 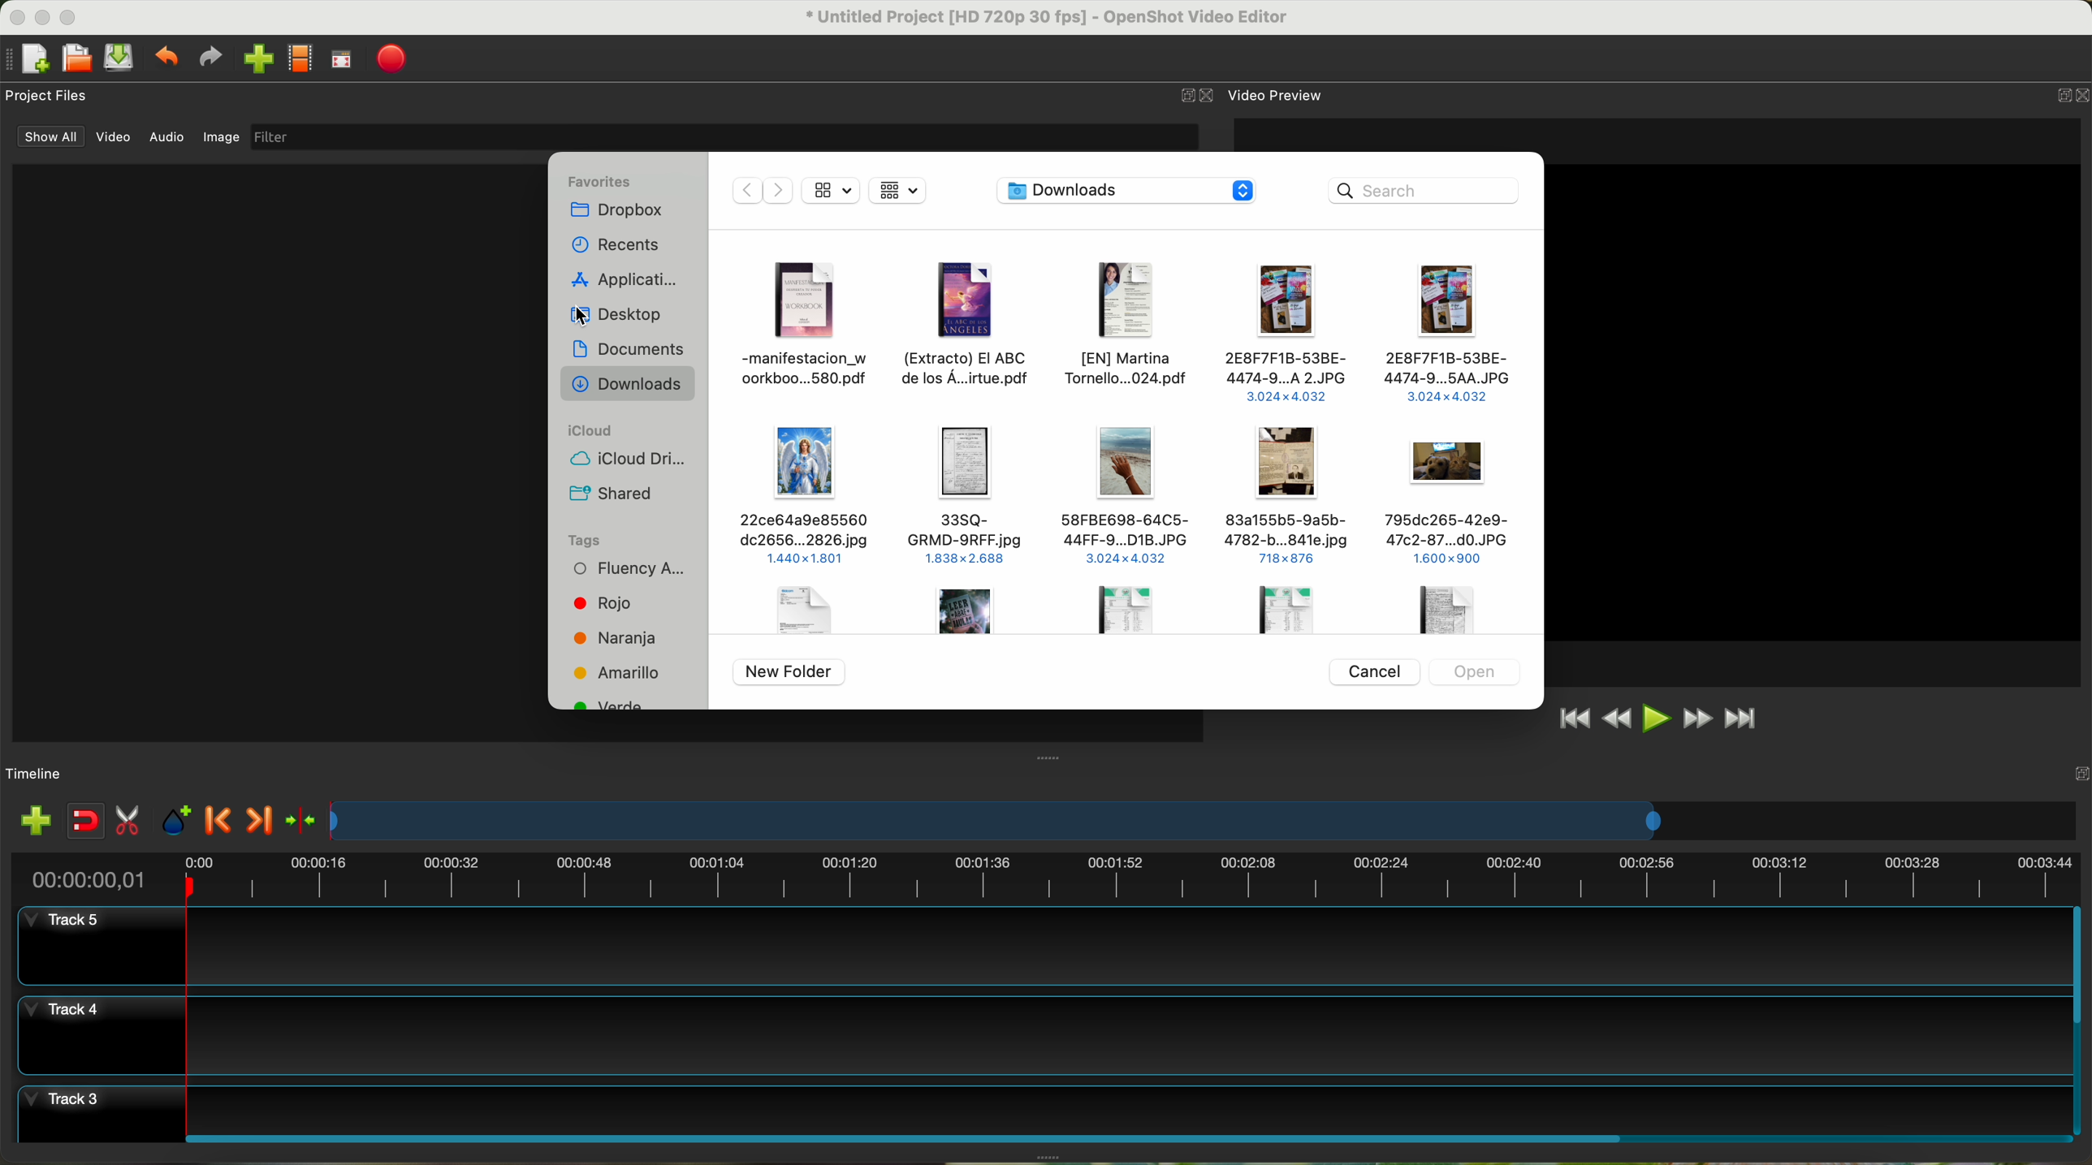 What do you see at coordinates (2079, 1020) in the screenshot?
I see `scroll bar` at bounding box center [2079, 1020].